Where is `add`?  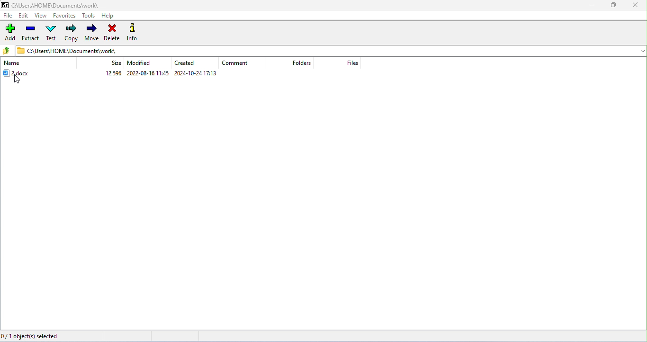 add is located at coordinates (9, 33).